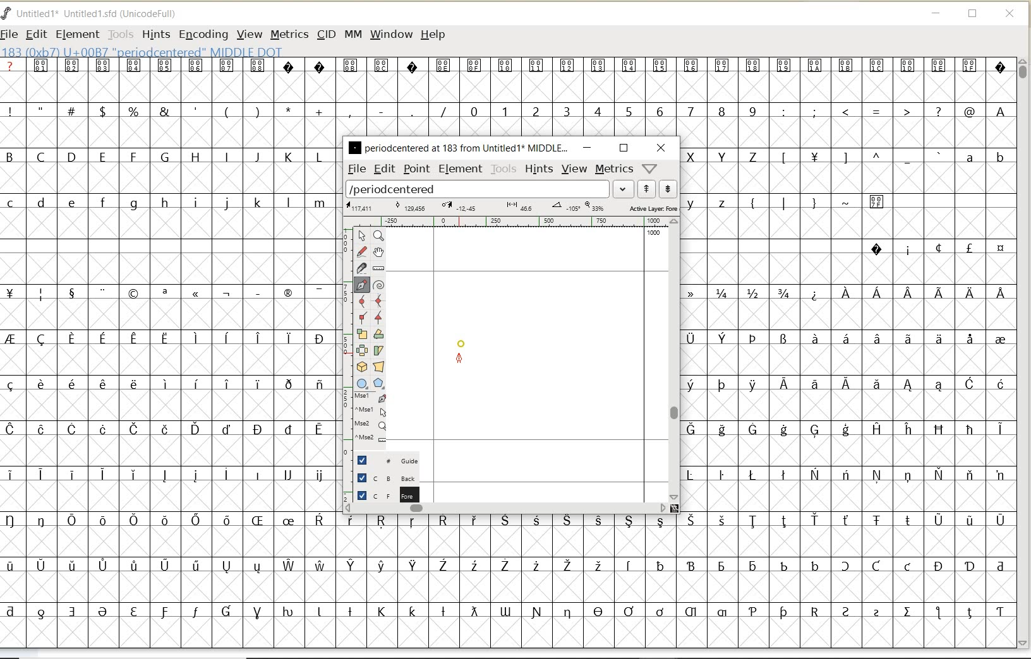  I want to click on flip the selection, so click(363, 350).